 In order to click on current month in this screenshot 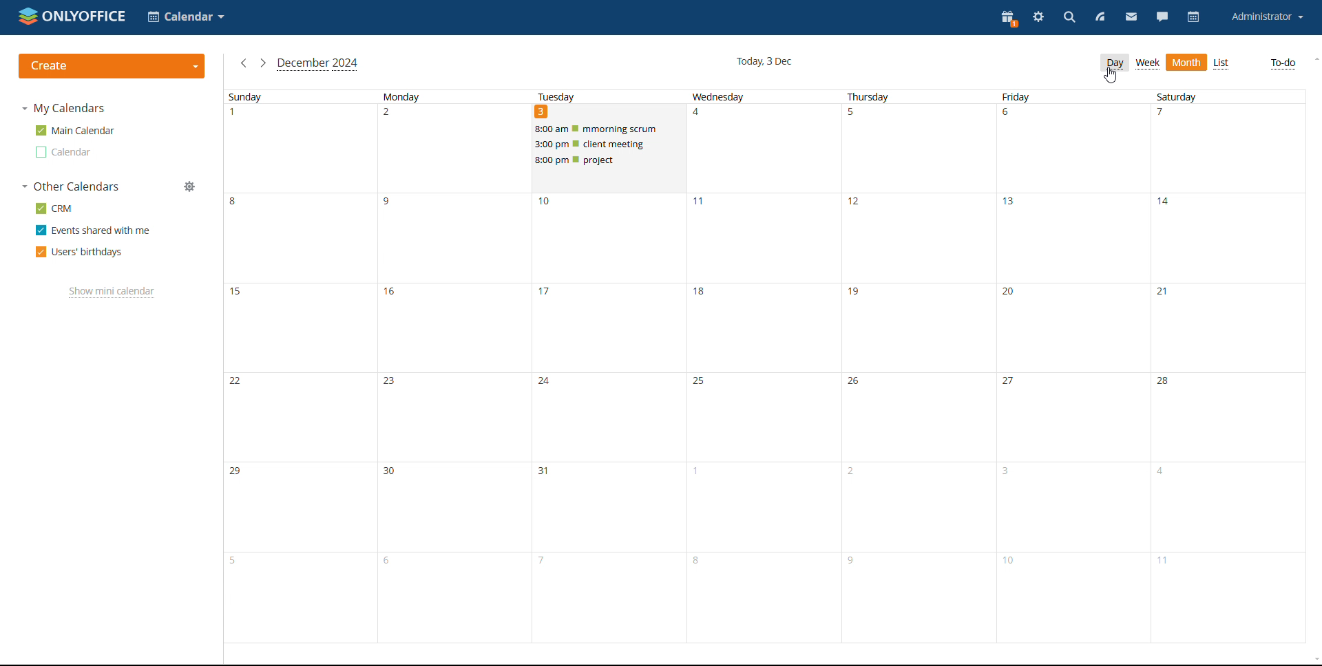, I will do `click(317, 65)`.